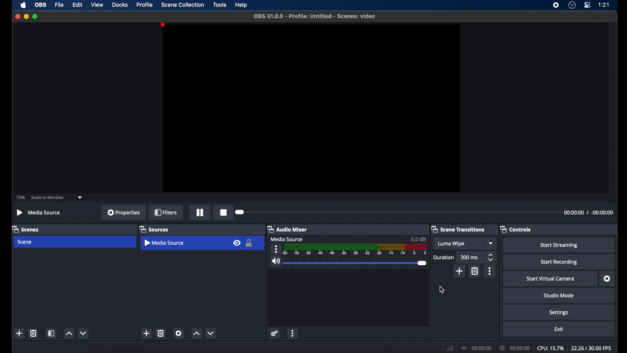 The image size is (627, 353). Describe the element at coordinates (249, 244) in the screenshot. I see `lock icon` at that location.